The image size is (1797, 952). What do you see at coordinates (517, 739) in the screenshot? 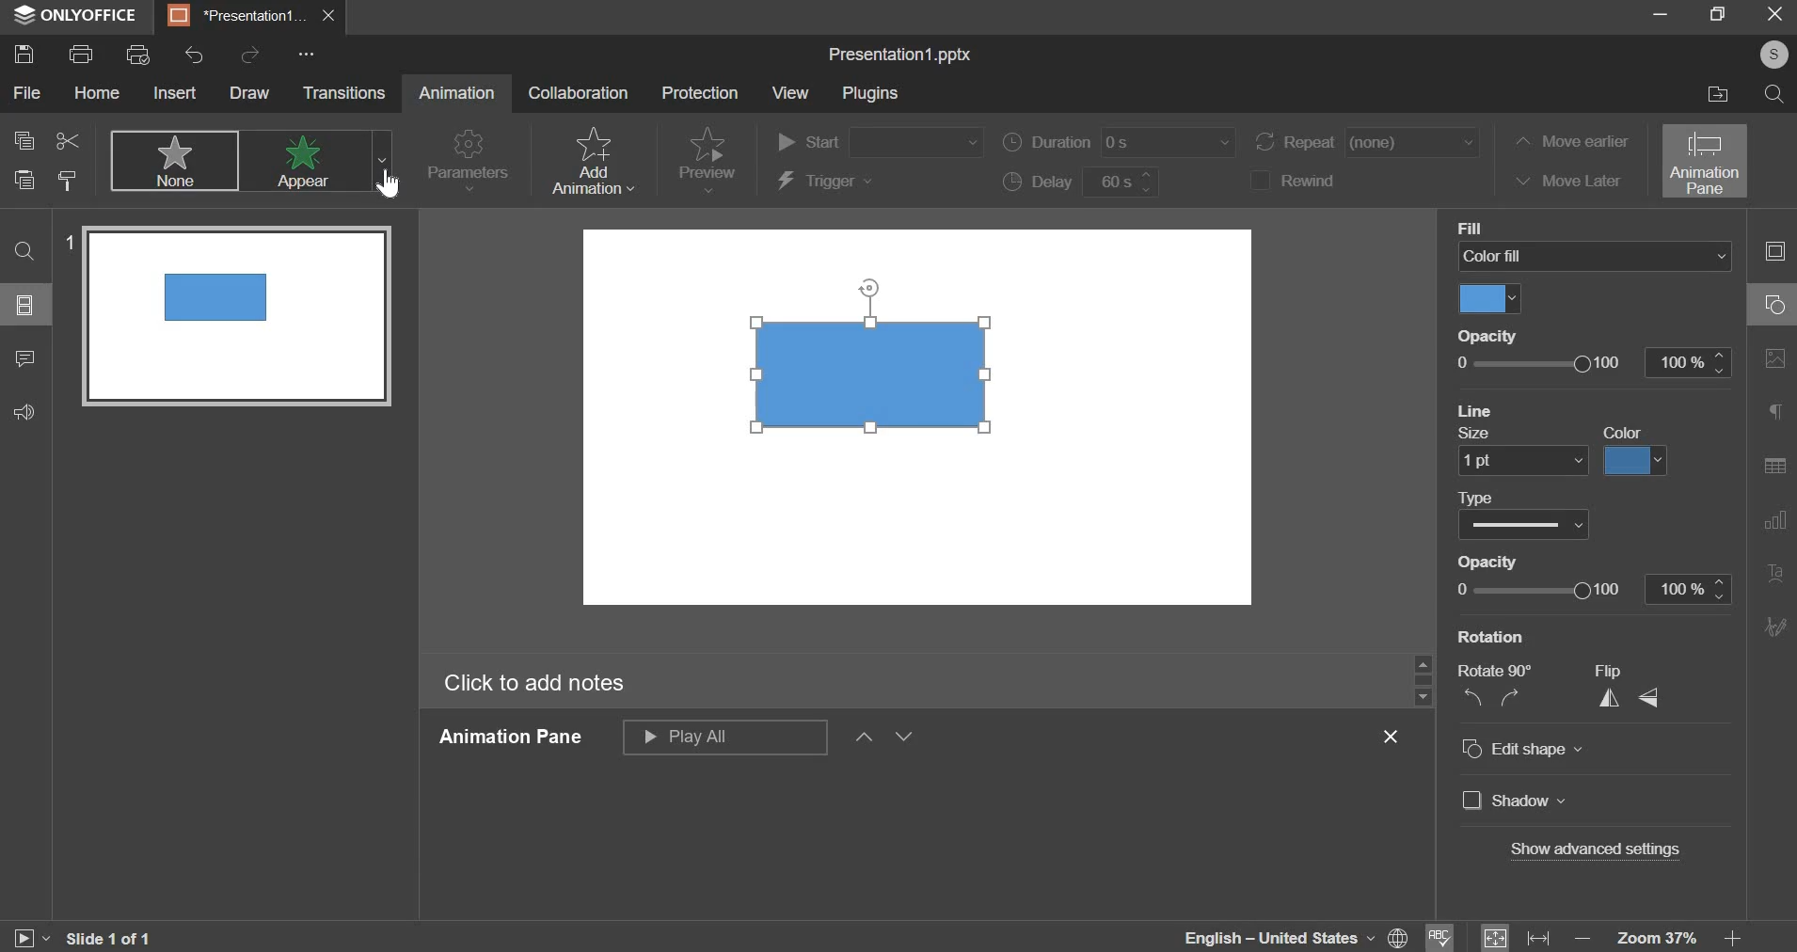
I see `Animation Pane` at bounding box center [517, 739].